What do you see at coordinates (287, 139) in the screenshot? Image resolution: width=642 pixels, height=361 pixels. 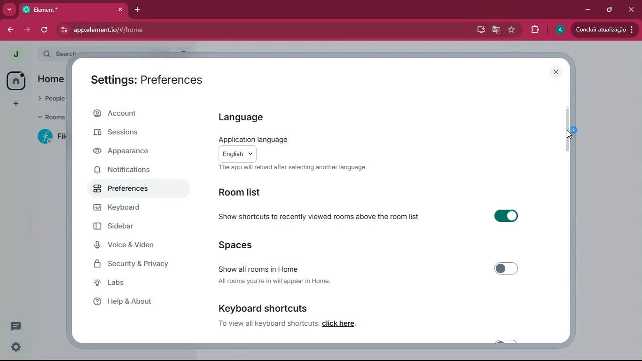 I see `application language` at bounding box center [287, 139].